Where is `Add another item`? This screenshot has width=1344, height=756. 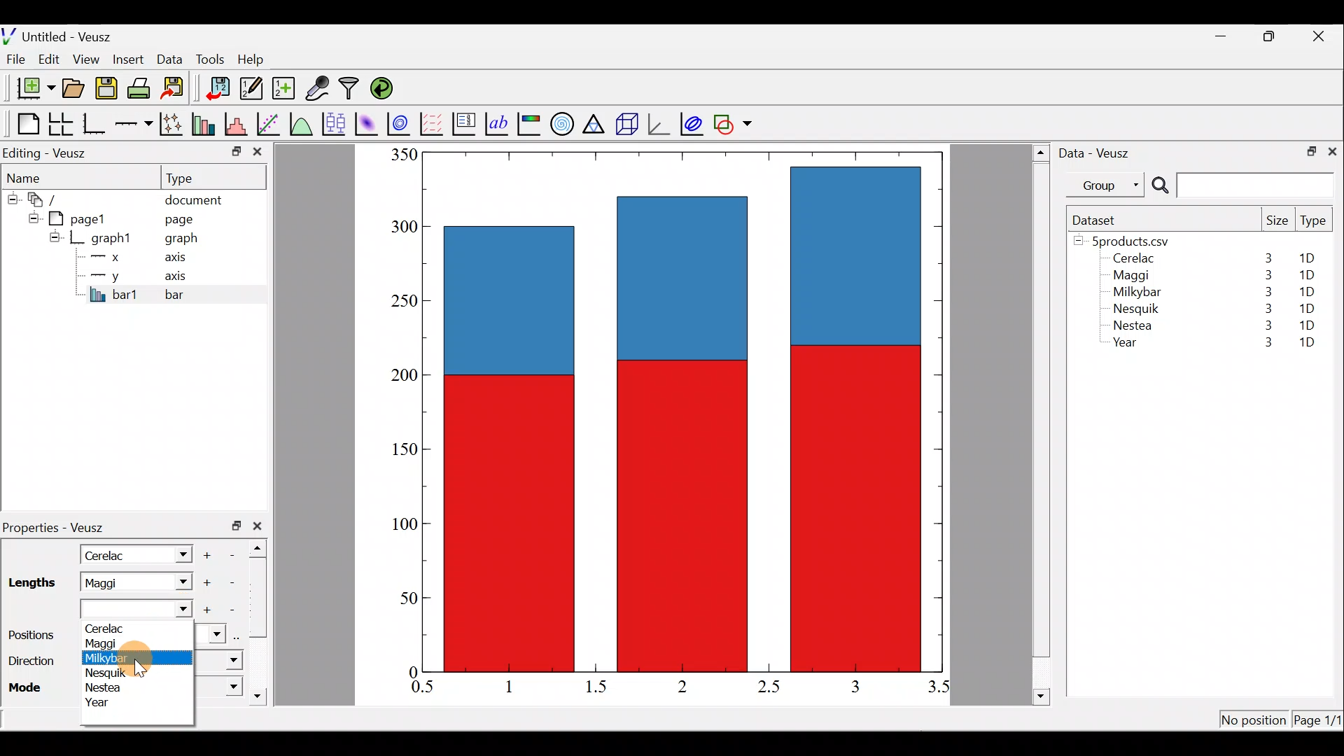 Add another item is located at coordinates (209, 553).